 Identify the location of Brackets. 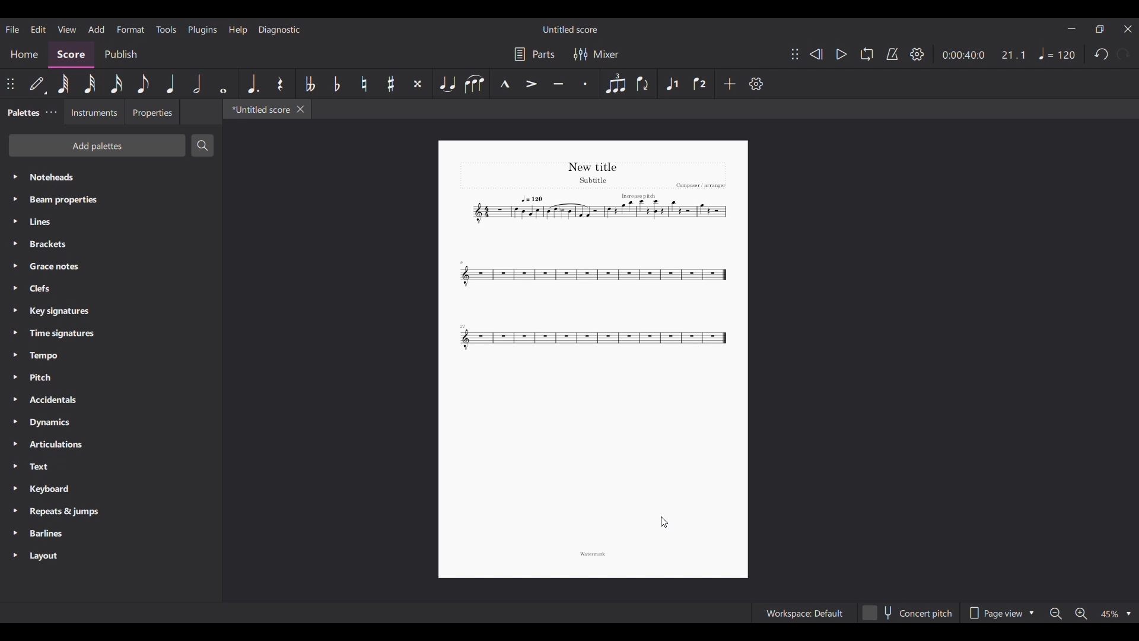
(111, 244).